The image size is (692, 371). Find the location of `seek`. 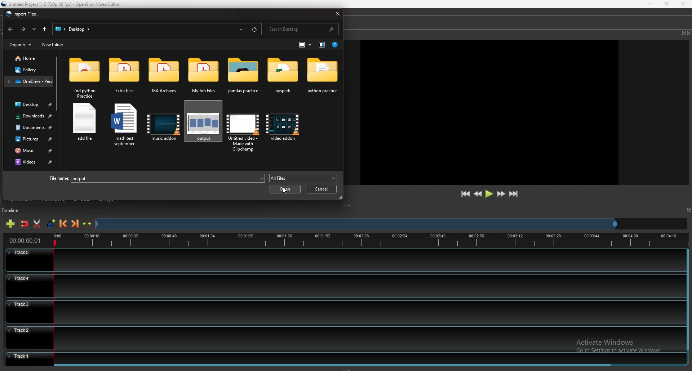

seek is located at coordinates (356, 225).